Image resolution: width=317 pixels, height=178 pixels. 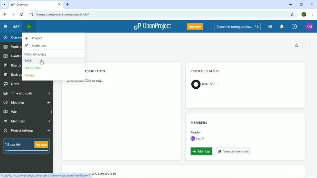 I want to click on Project, so click(x=33, y=37).